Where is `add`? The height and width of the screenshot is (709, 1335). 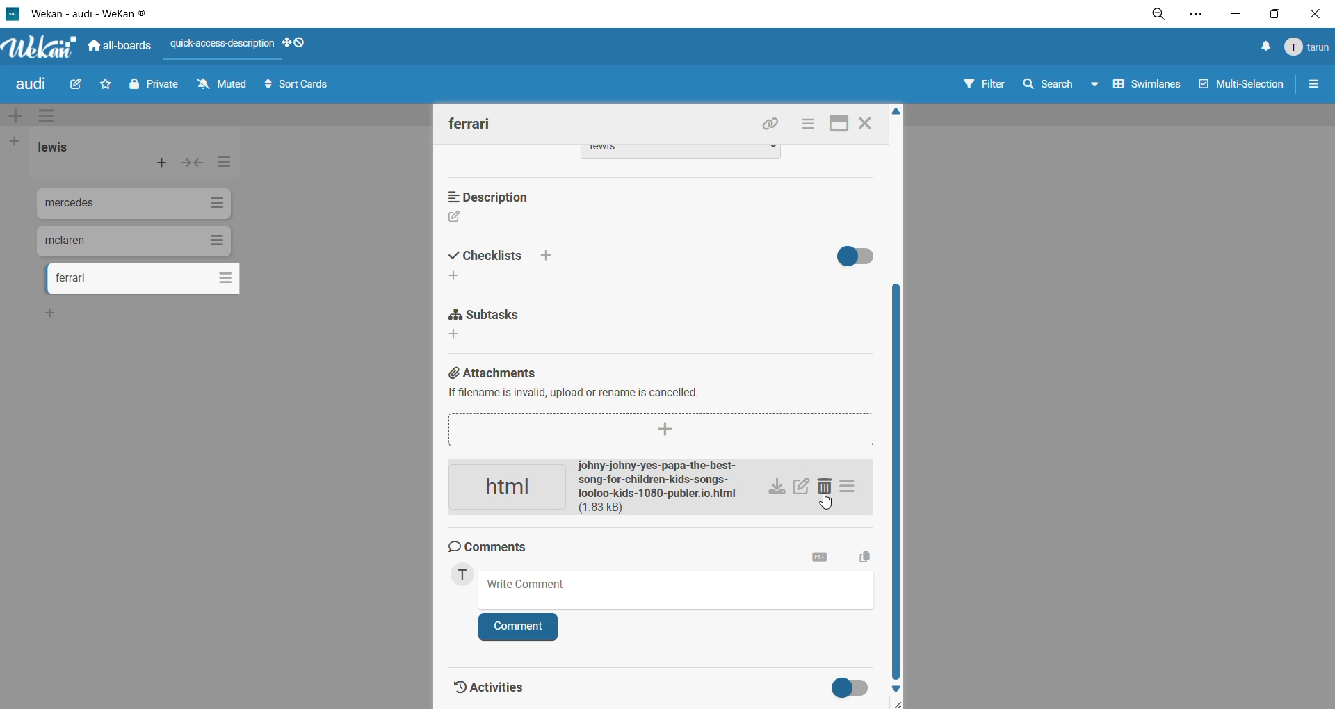
add is located at coordinates (458, 336).